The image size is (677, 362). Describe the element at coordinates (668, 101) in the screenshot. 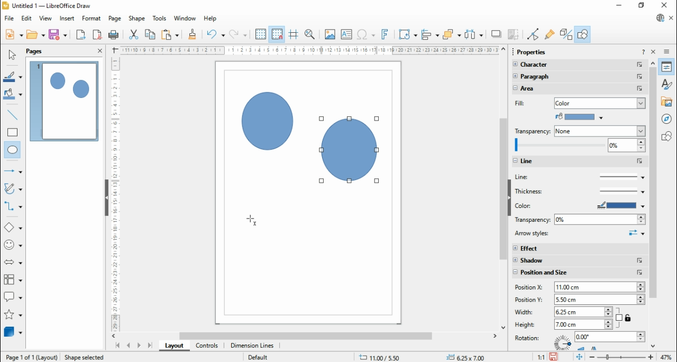

I see `gallery` at that location.